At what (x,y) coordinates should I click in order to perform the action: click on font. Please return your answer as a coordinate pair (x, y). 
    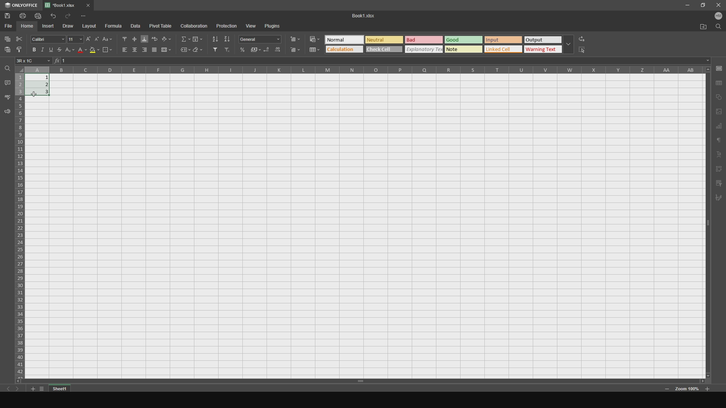
    Looking at the image, I should click on (46, 38).